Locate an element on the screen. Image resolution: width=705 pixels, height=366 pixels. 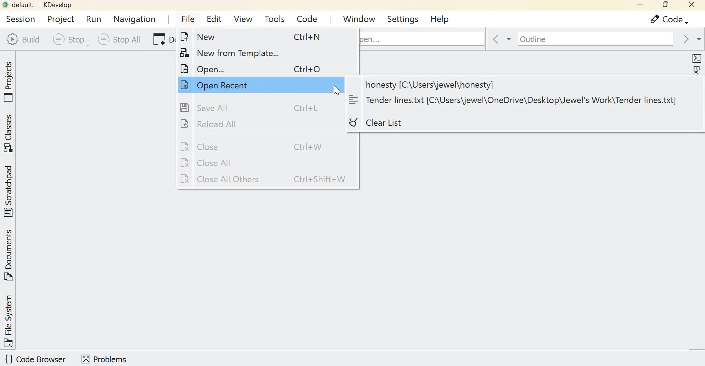
Go back in context history is located at coordinates (496, 40).